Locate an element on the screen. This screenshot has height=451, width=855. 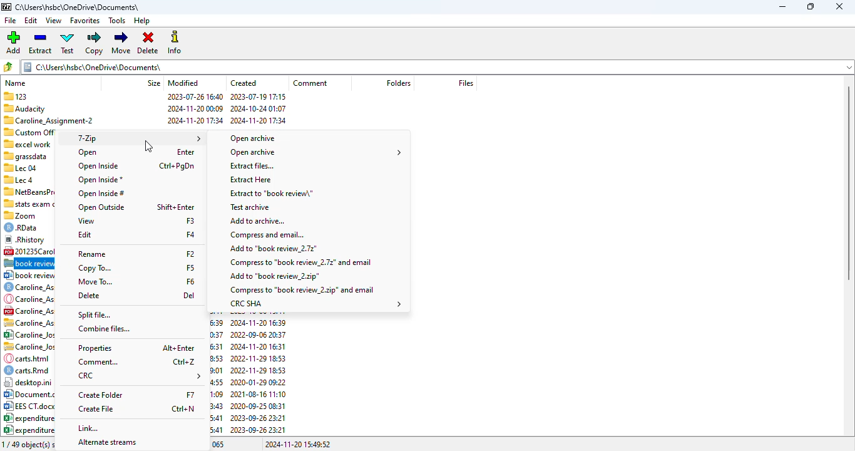
shortcut for open outside is located at coordinates (175, 207).